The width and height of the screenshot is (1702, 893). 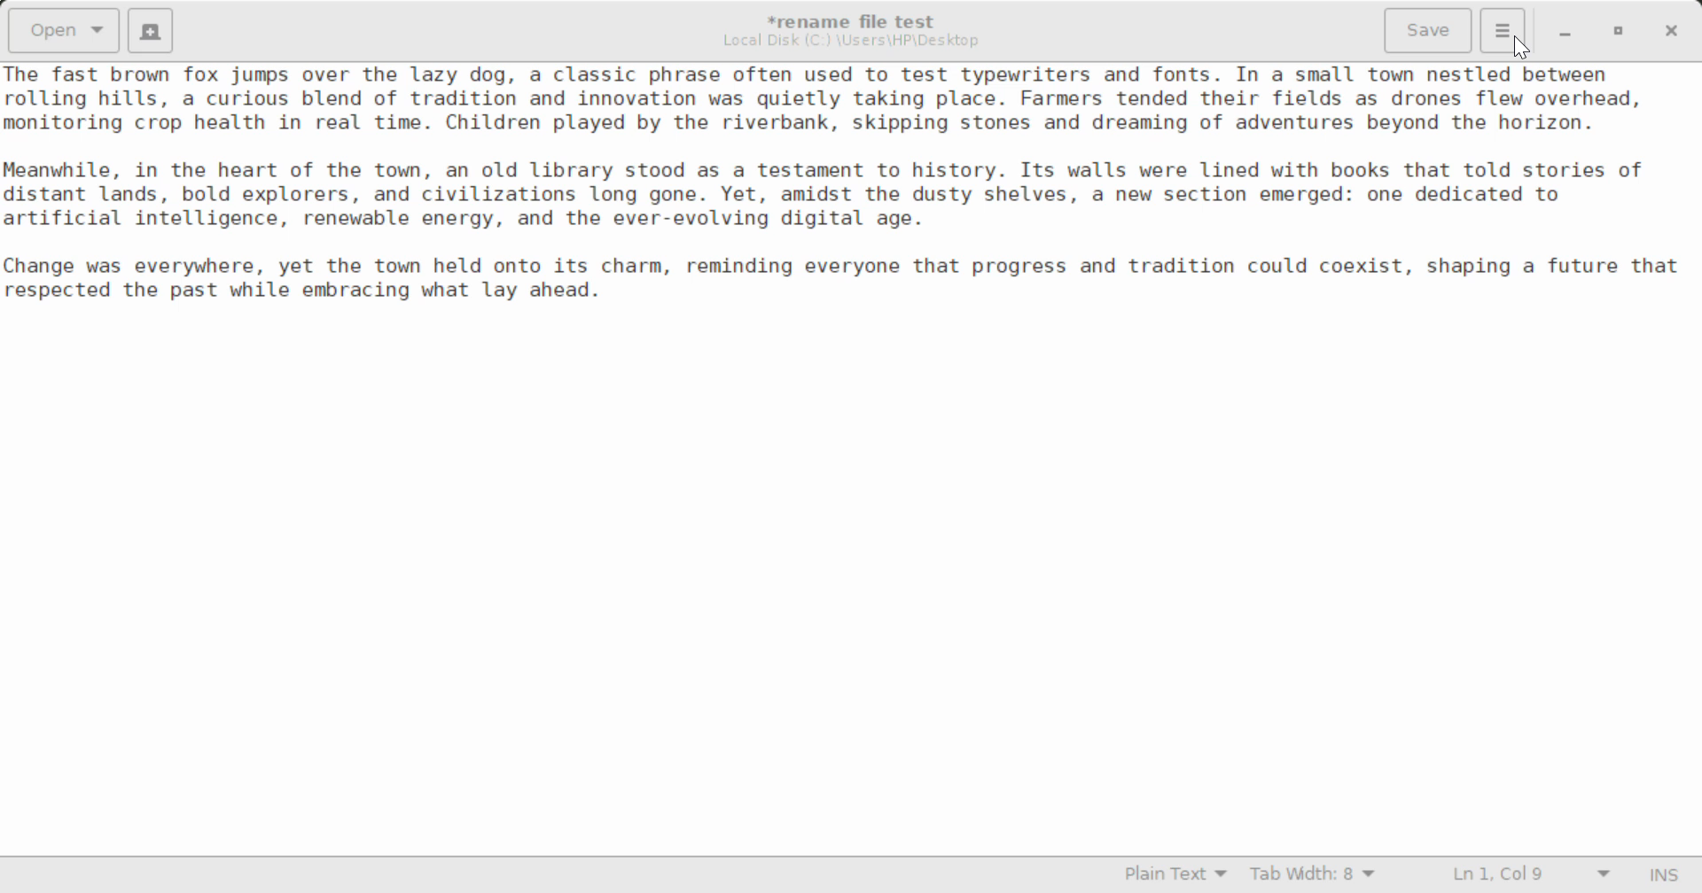 I want to click on *rename file test, so click(x=863, y=21).